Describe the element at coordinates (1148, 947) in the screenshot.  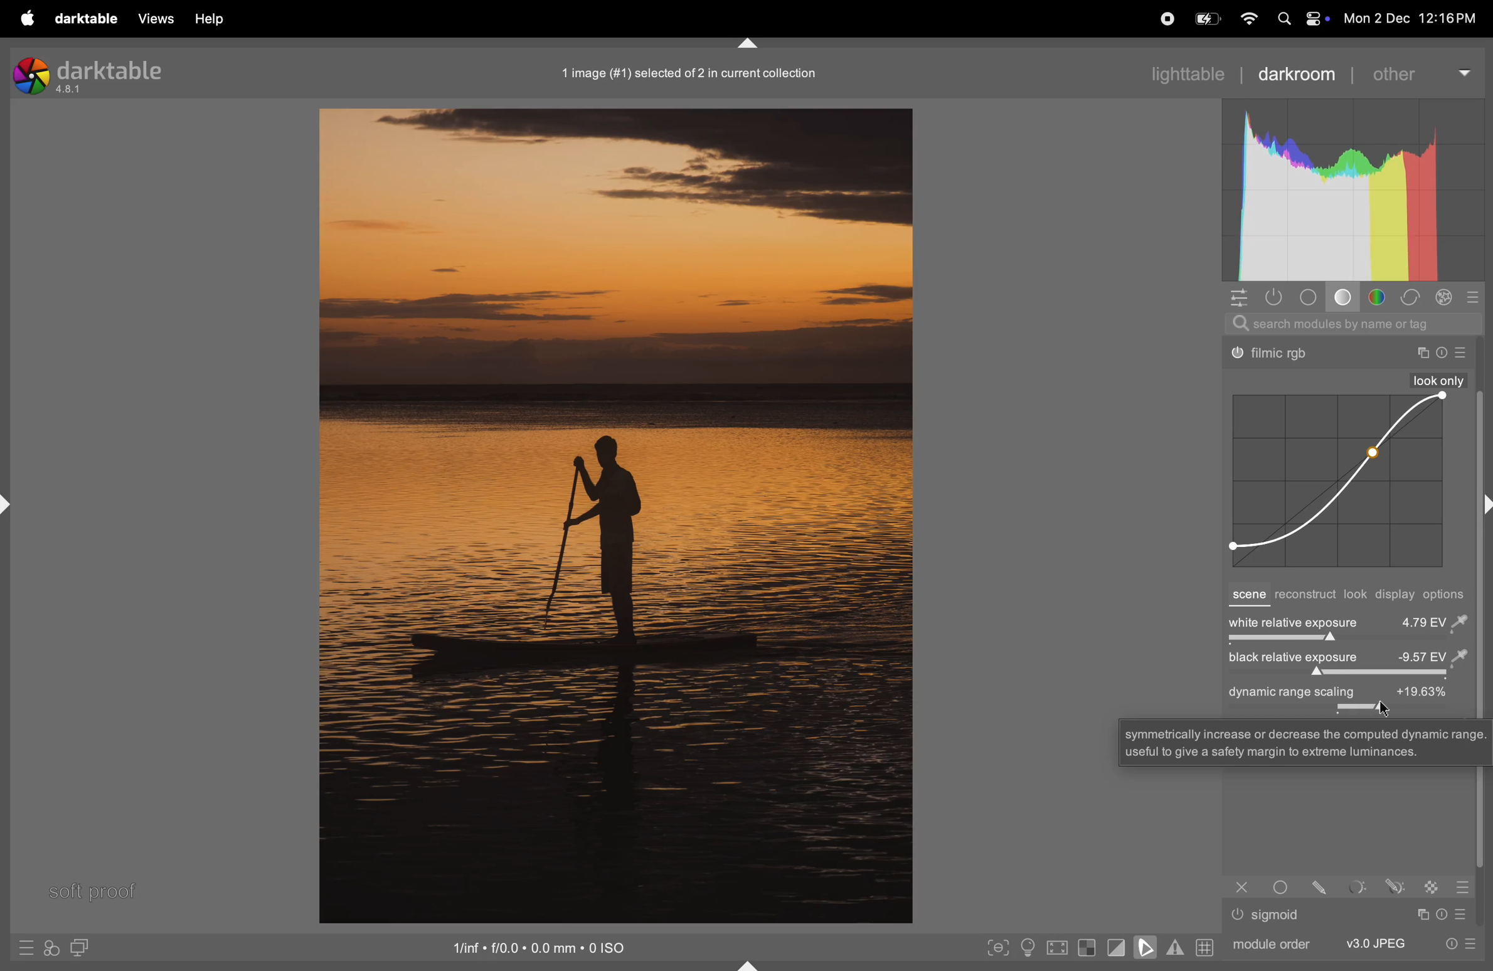
I see `soft proofing` at that location.